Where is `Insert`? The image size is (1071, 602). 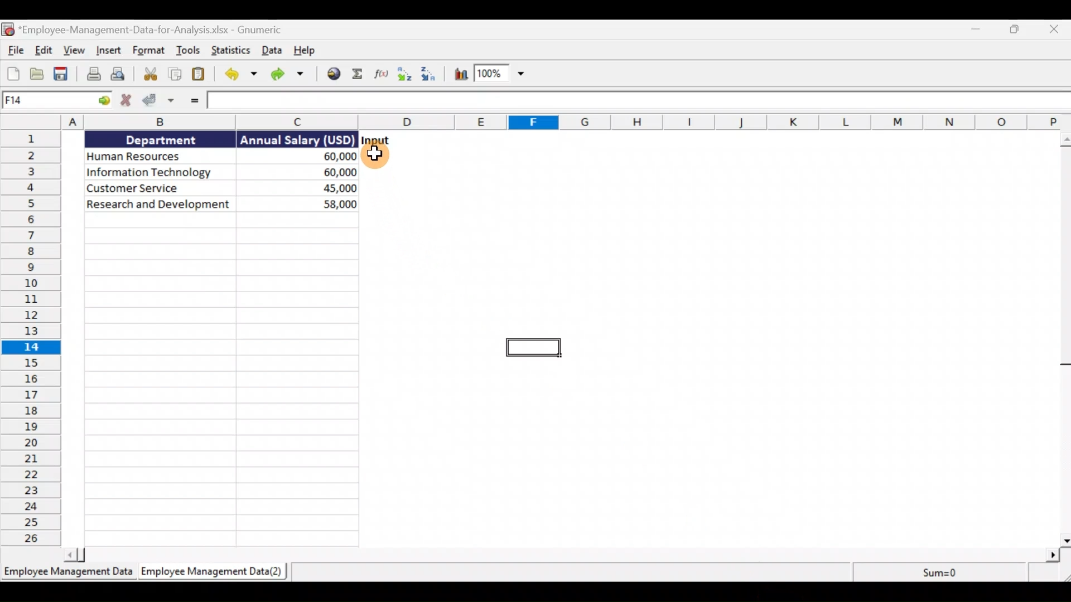 Insert is located at coordinates (109, 49).